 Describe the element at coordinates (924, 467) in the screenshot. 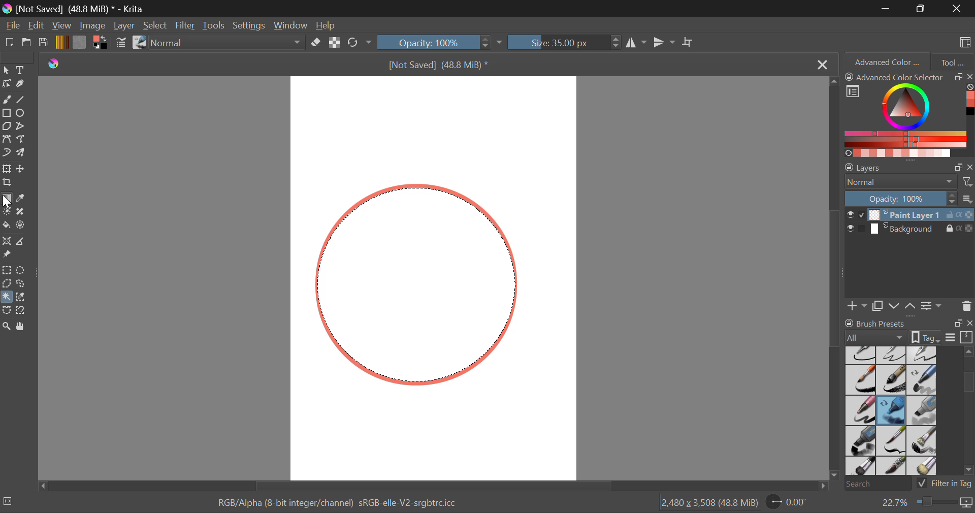

I see `Birstles-5 Plain` at that location.